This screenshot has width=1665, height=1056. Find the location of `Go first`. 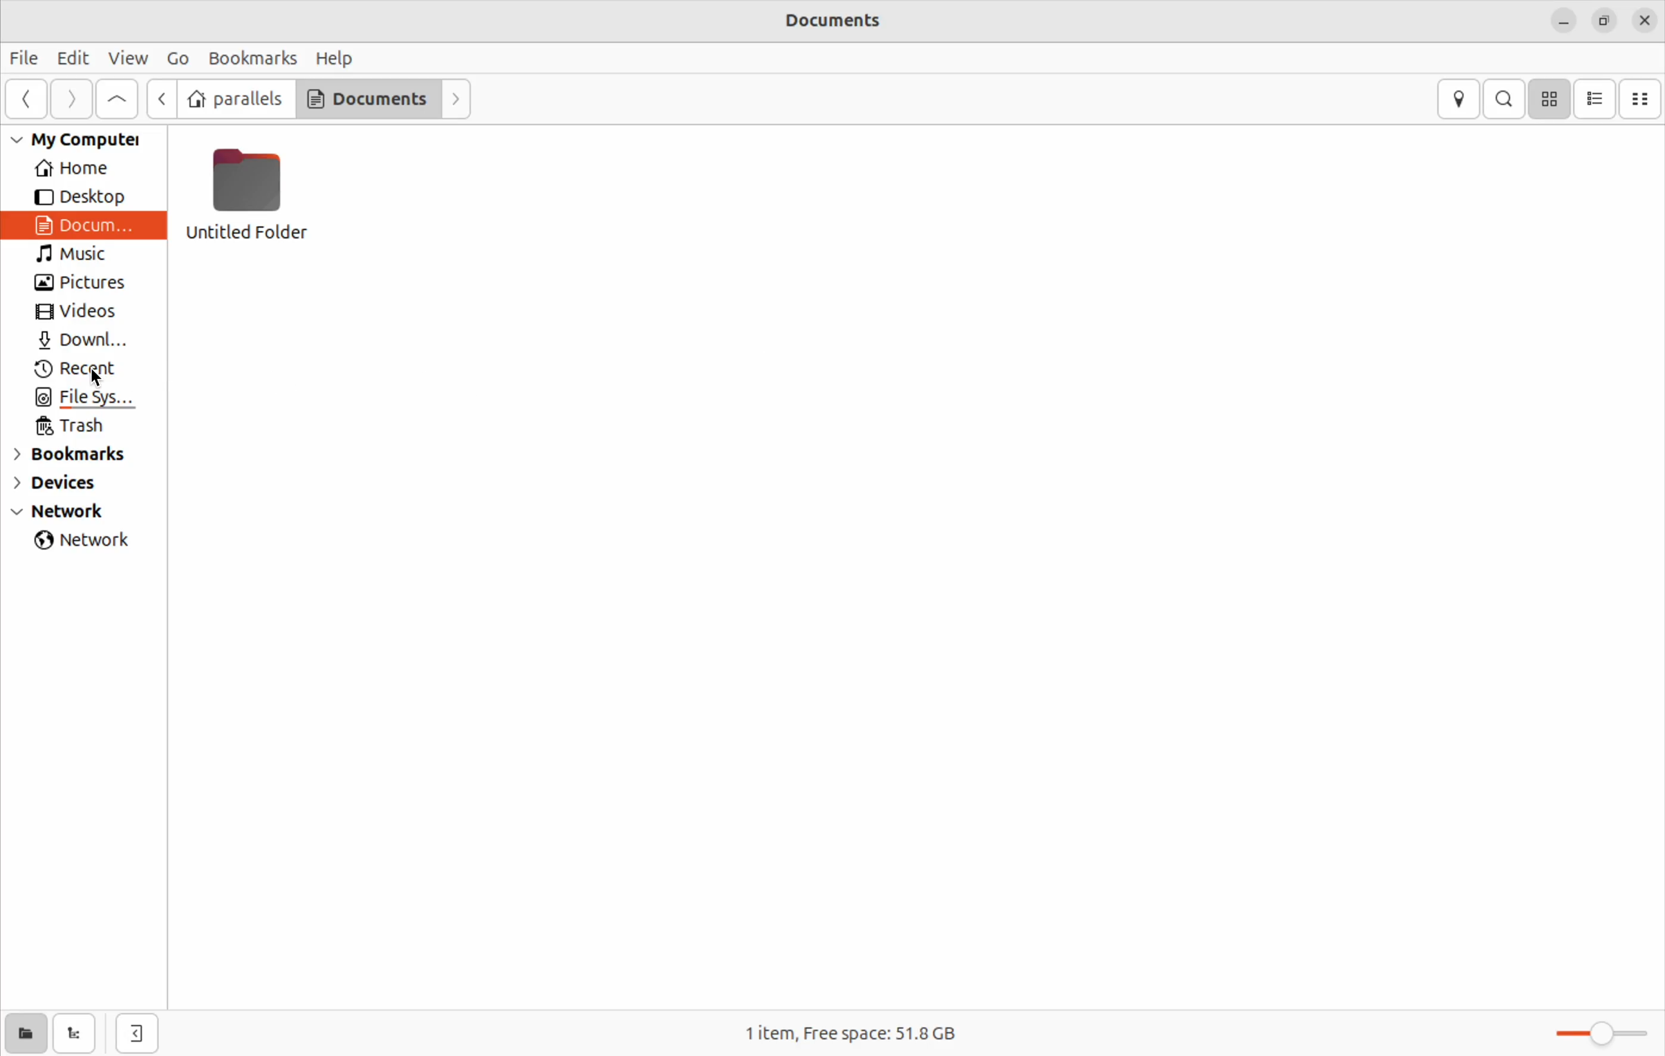

Go first is located at coordinates (116, 98).